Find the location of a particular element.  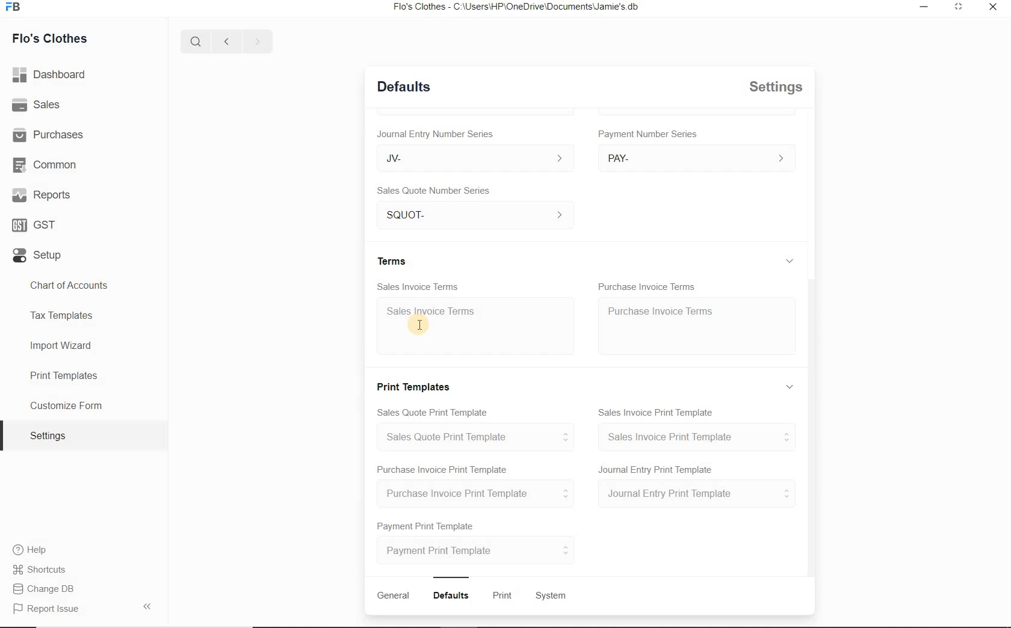

Chart of Accounts is located at coordinates (70, 285).